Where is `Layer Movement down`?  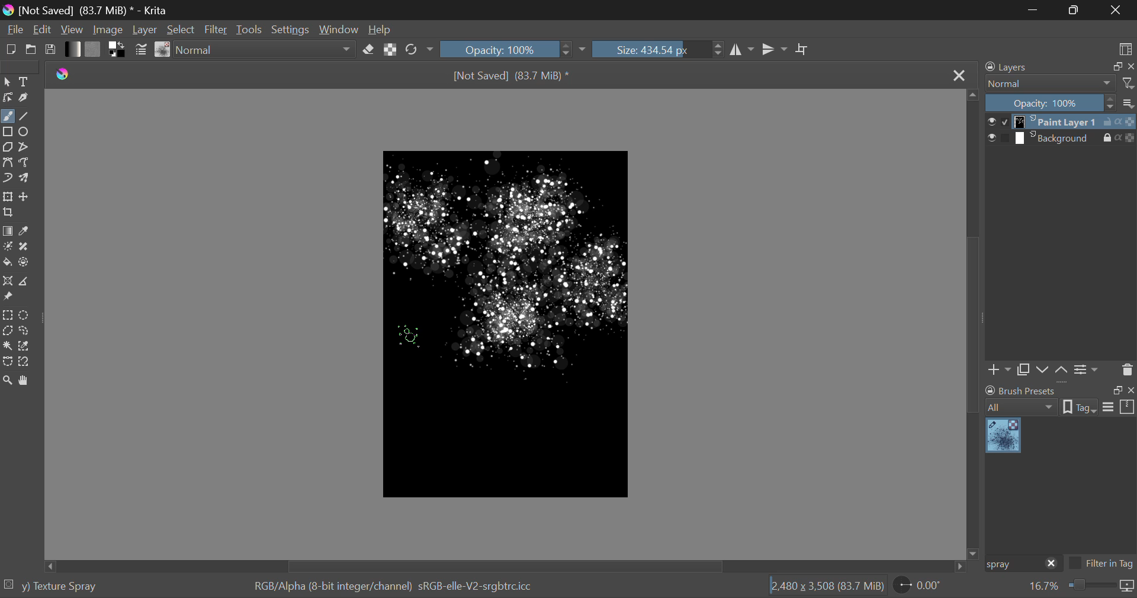
Layer Movement down is located at coordinates (1043, 371).